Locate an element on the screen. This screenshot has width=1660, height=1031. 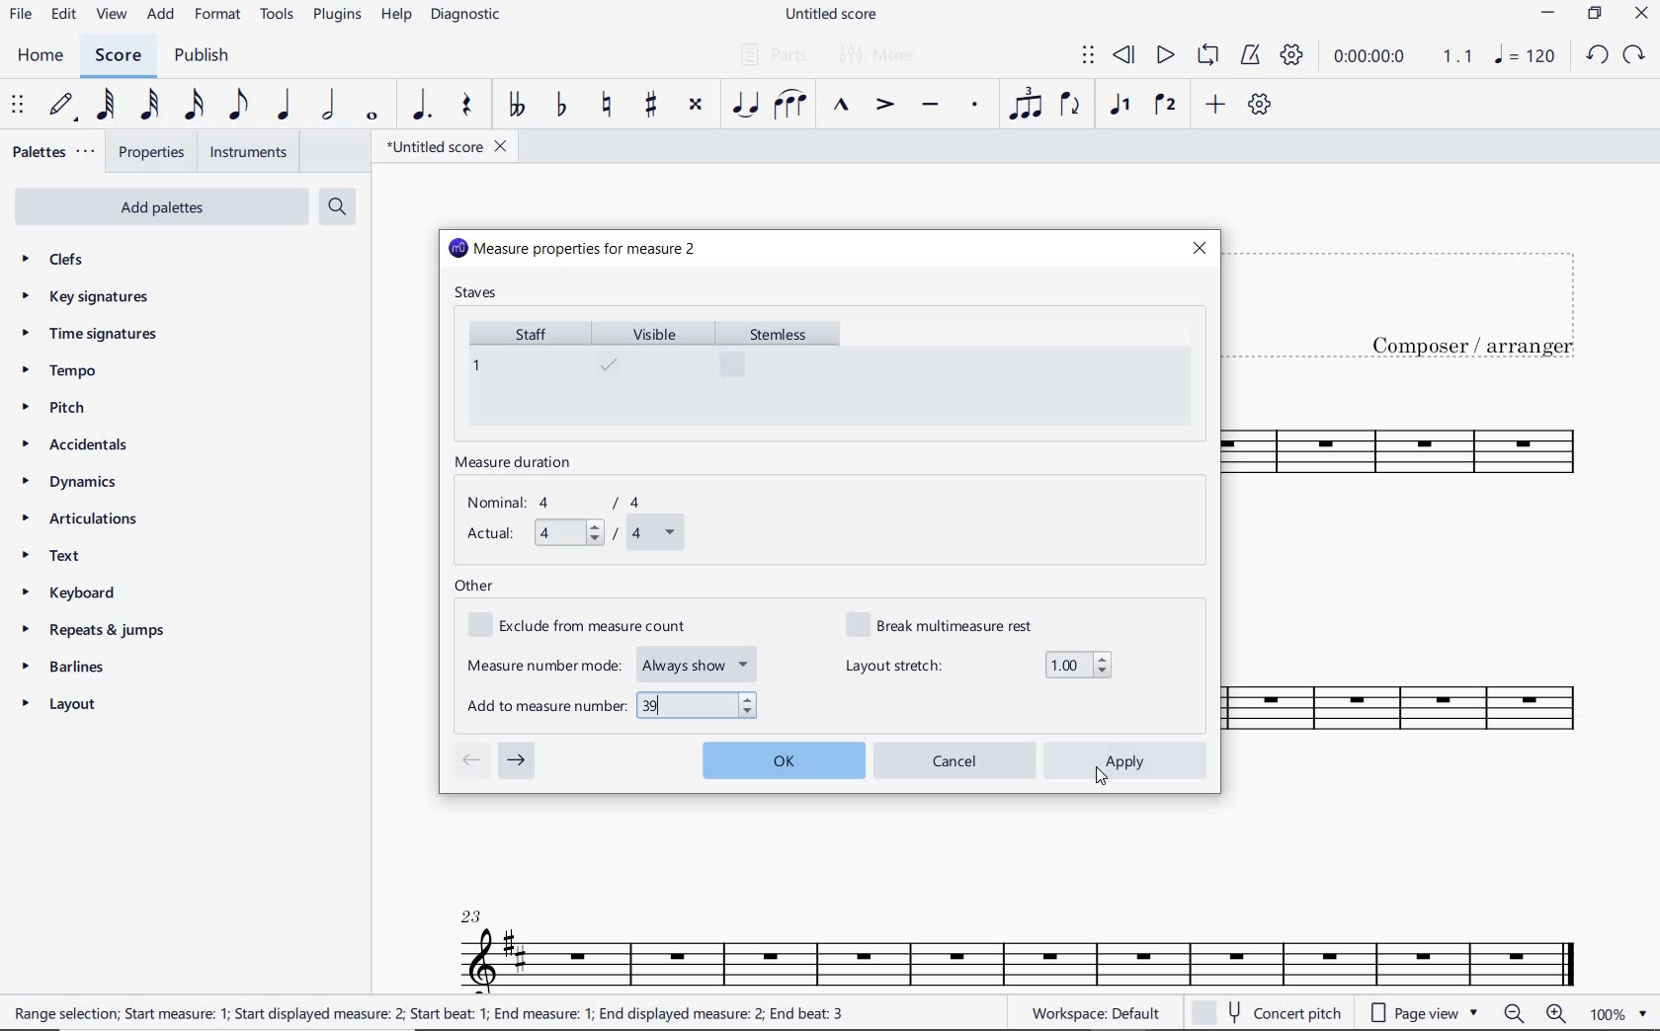
TEMPO is located at coordinates (58, 372).